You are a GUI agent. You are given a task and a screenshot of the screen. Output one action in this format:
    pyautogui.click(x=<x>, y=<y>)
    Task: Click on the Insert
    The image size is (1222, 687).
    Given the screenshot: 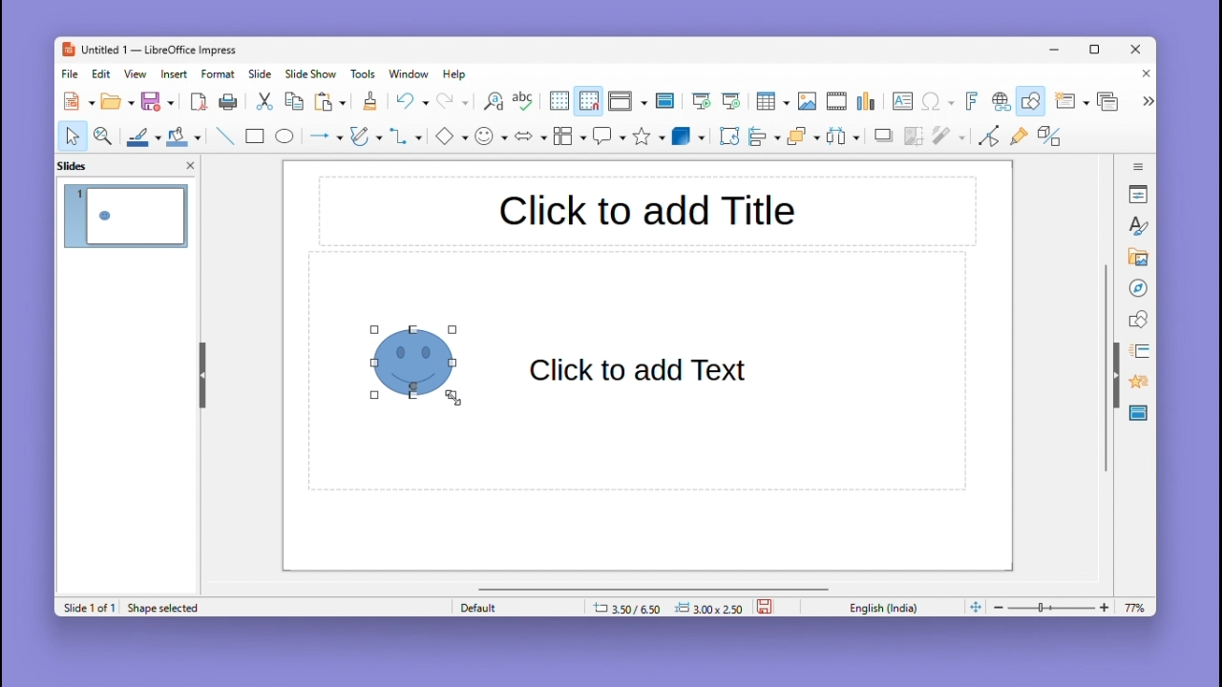 What is the action you would take?
    pyautogui.click(x=177, y=73)
    